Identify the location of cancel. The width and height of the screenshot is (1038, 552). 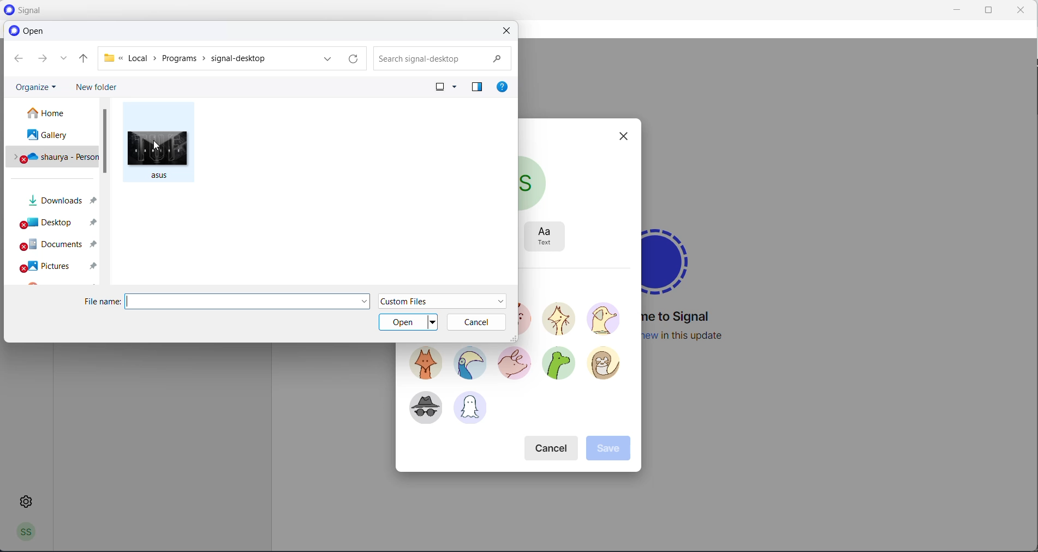
(553, 446).